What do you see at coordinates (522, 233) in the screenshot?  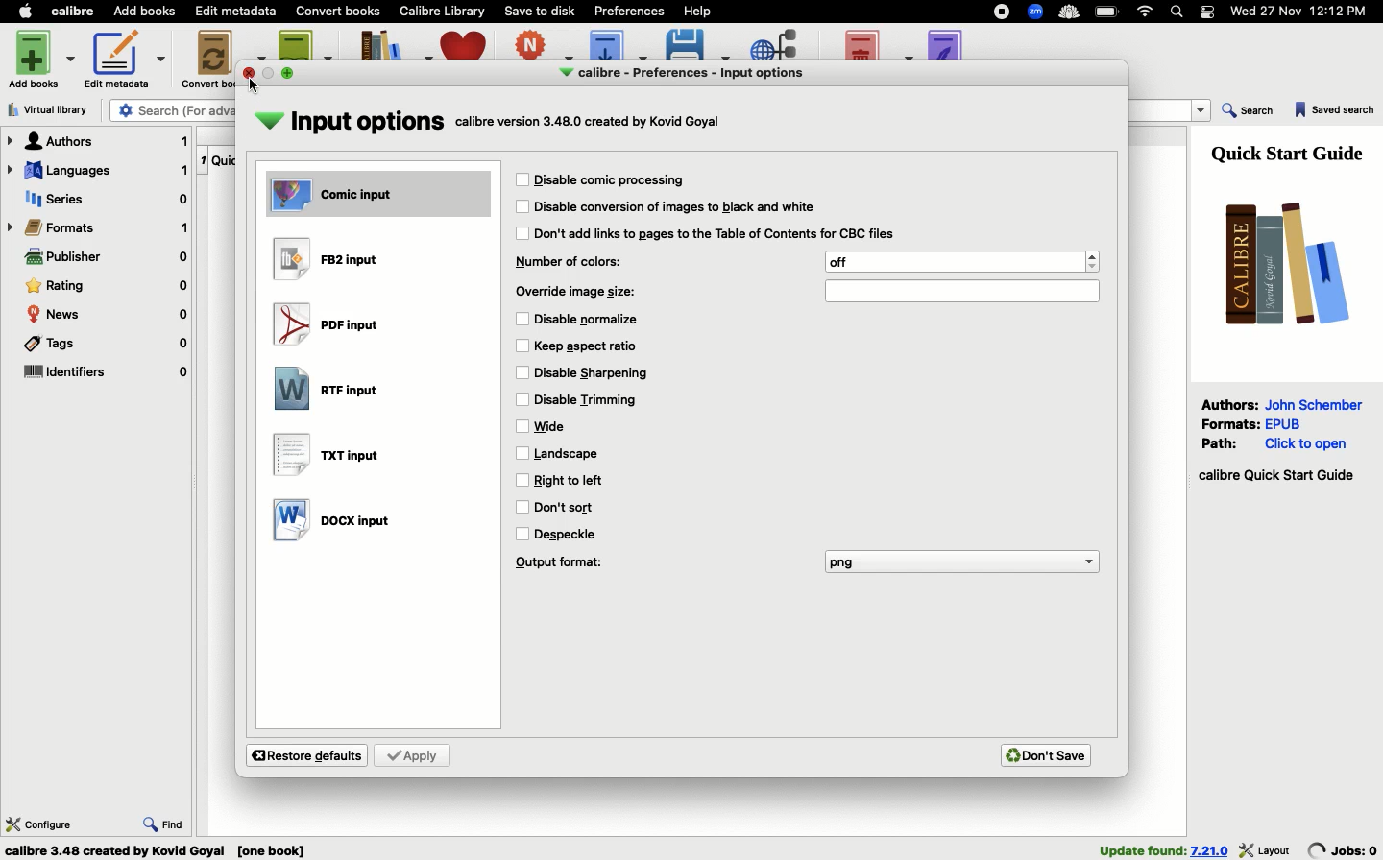 I see `Checkbox` at bounding box center [522, 233].